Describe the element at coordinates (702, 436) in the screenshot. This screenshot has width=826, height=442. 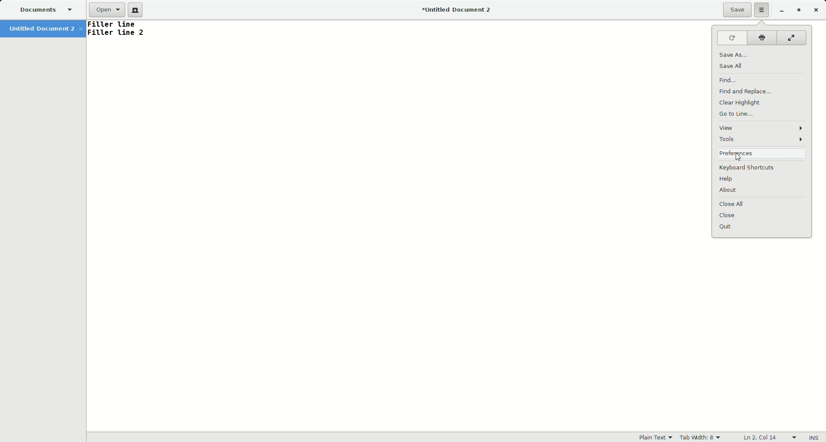
I see `Tab Width` at that location.